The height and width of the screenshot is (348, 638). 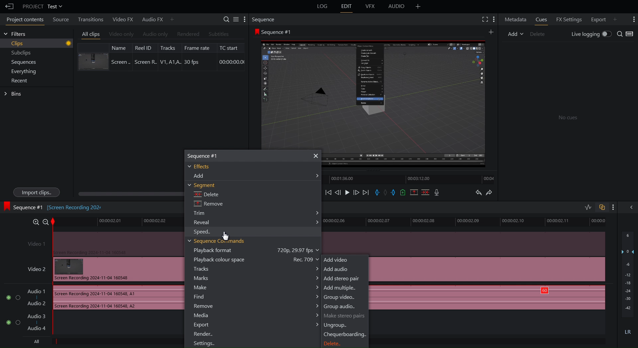 I want to click on Audio Only, so click(x=155, y=35).